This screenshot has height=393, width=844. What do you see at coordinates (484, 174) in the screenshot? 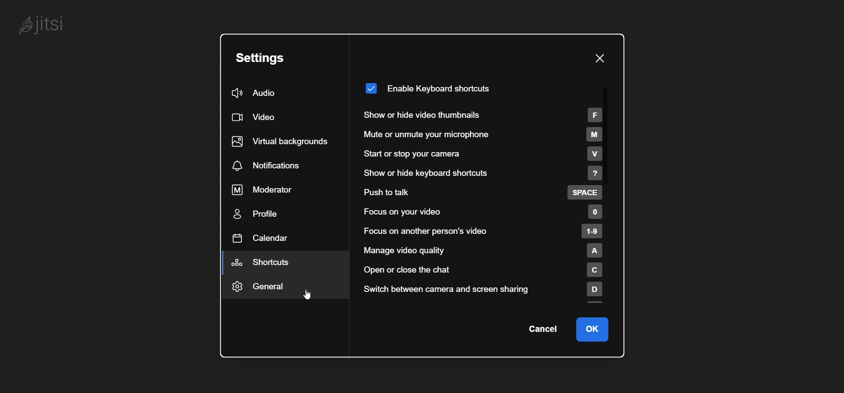
I see `show or hide keyboard shortcut` at bounding box center [484, 174].